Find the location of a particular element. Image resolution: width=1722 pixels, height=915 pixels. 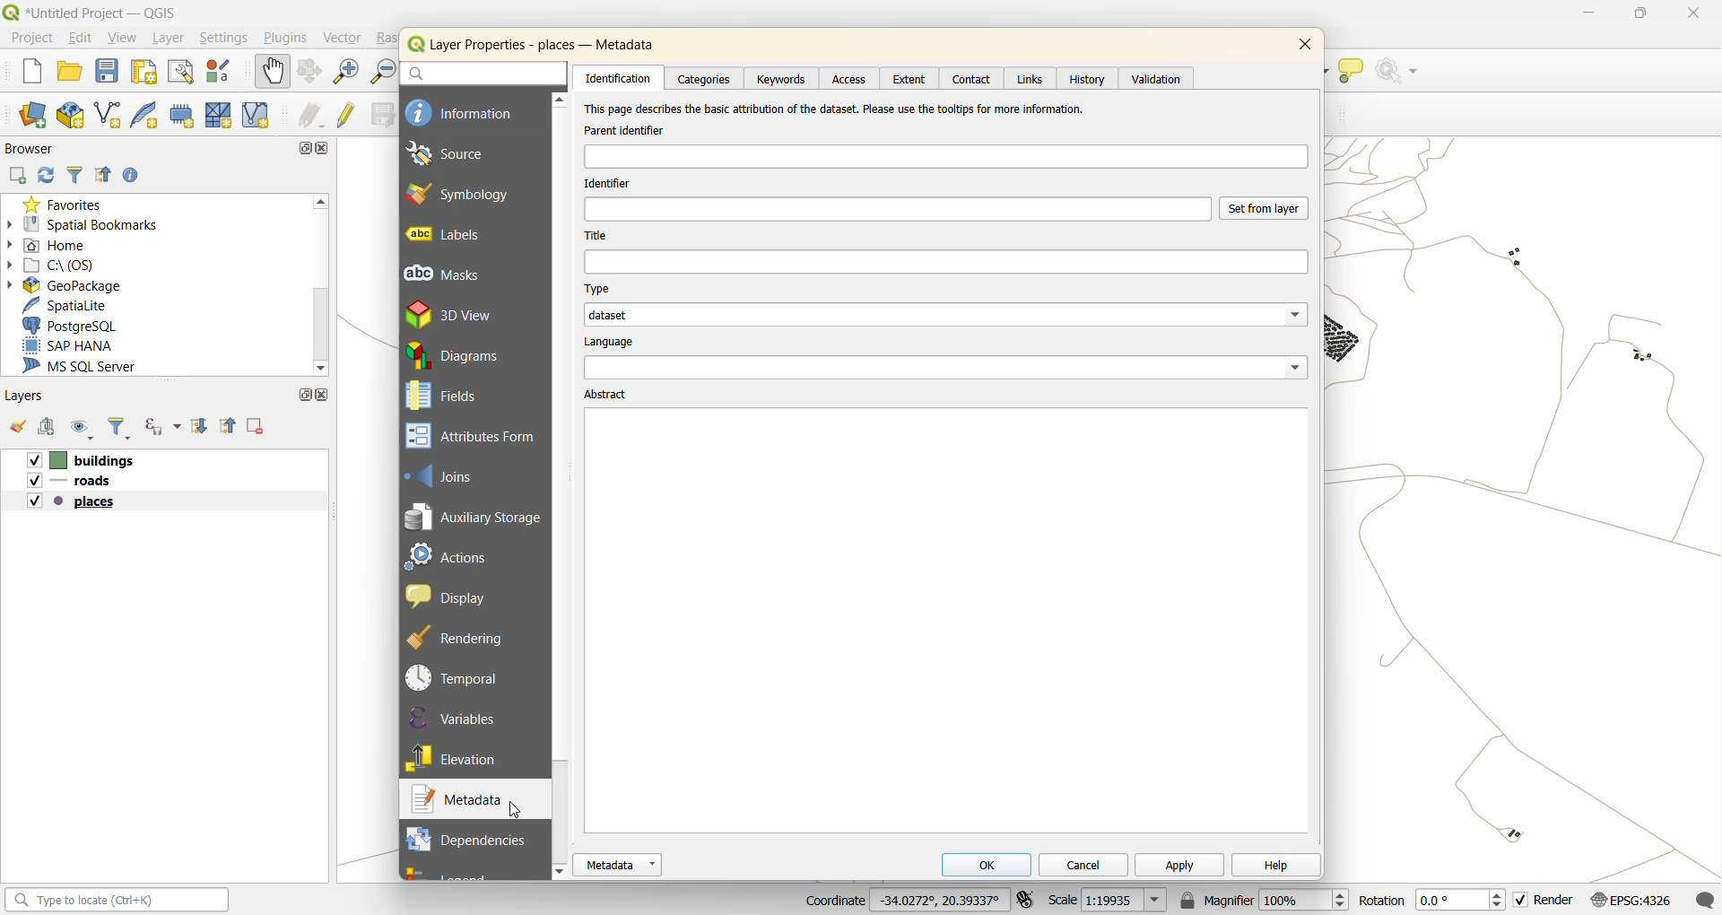

layer is located at coordinates (173, 39).